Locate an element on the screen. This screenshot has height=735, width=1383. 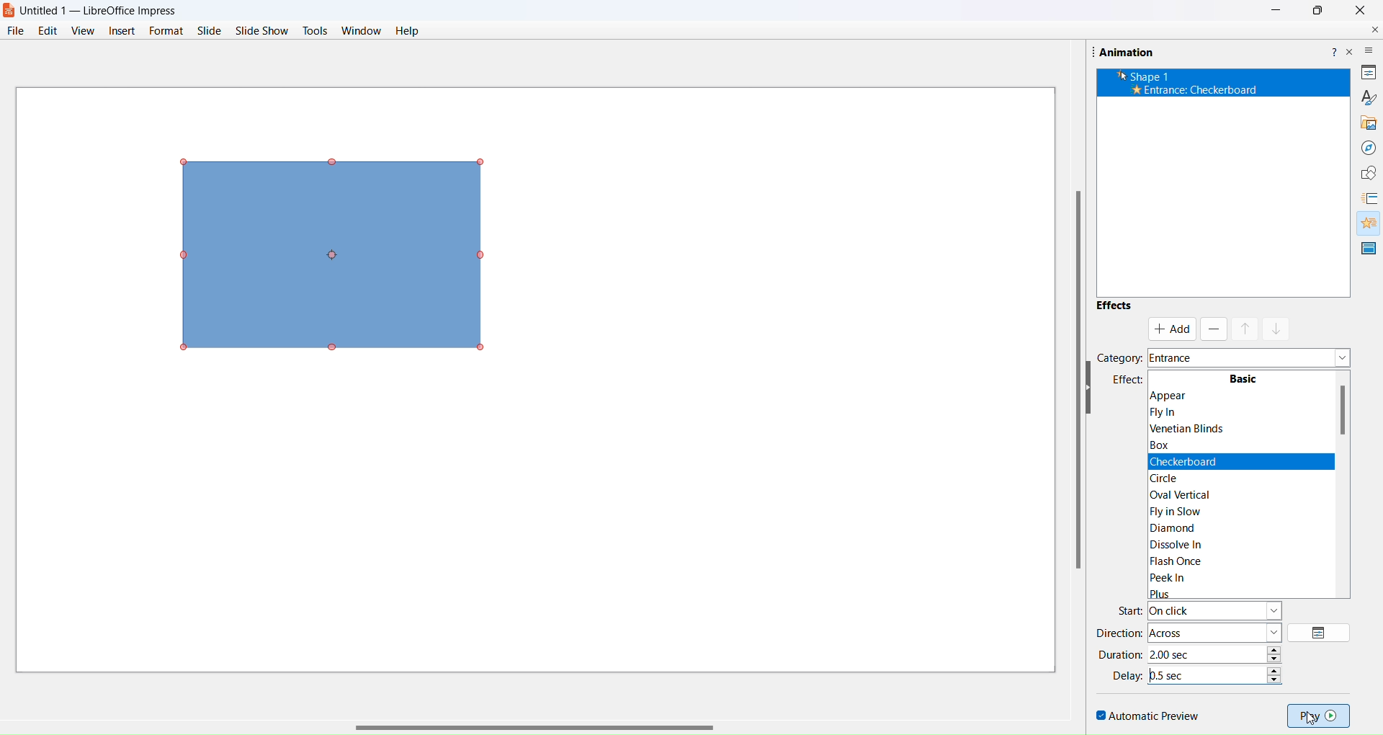
close pane is located at coordinates (1351, 56).